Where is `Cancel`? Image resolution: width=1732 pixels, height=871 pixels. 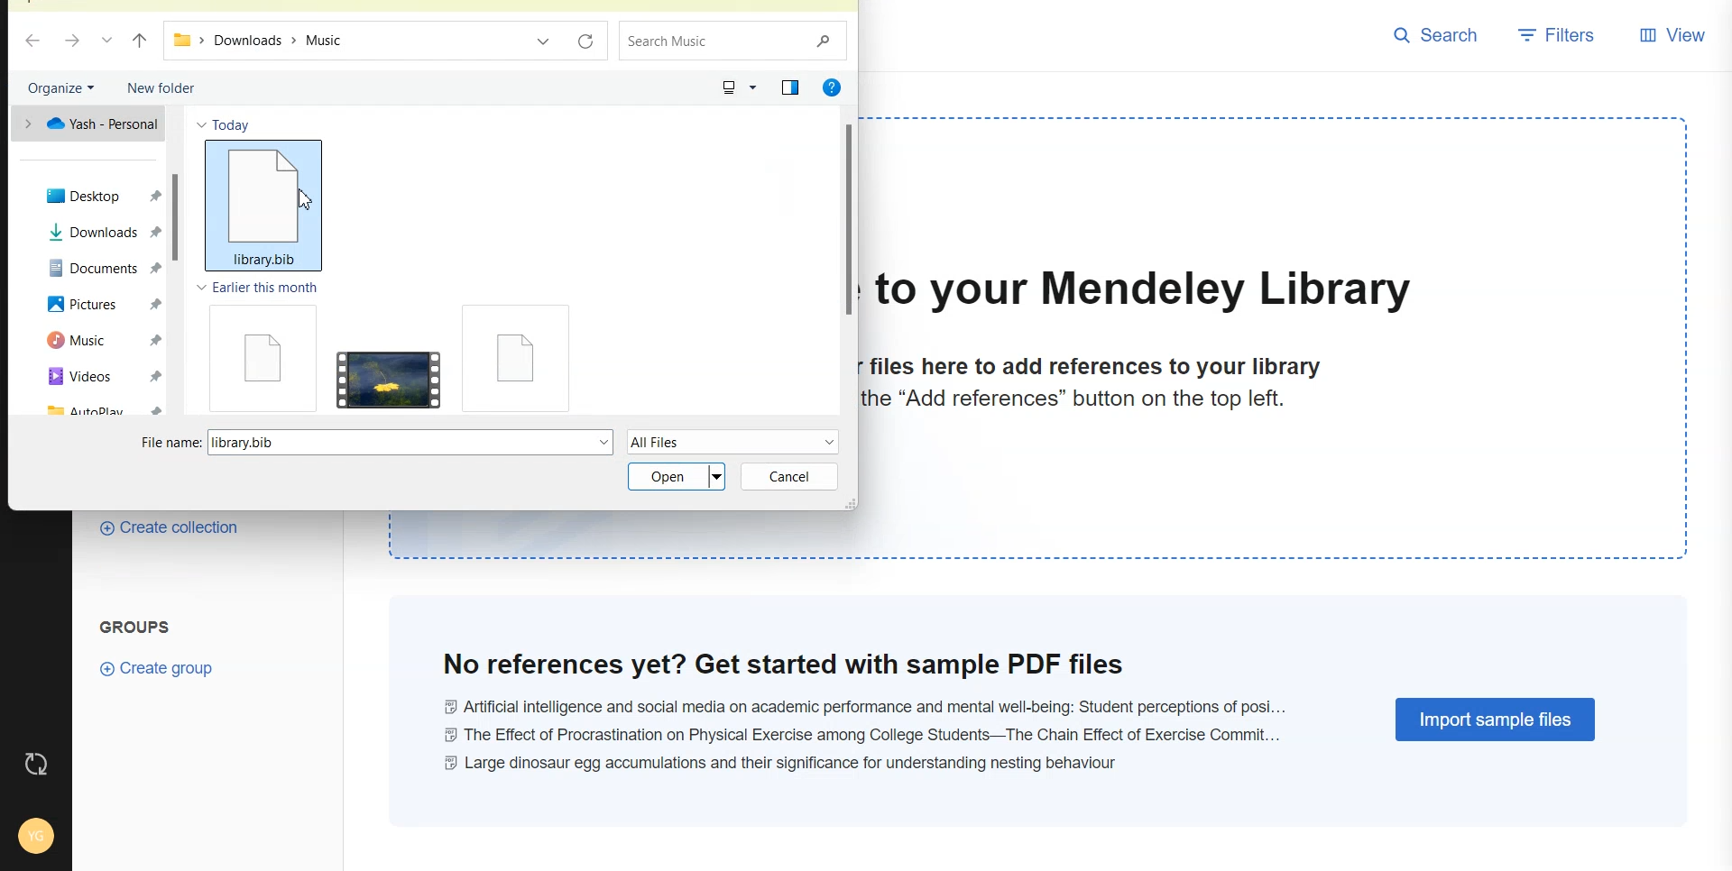
Cancel is located at coordinates (791, 476).